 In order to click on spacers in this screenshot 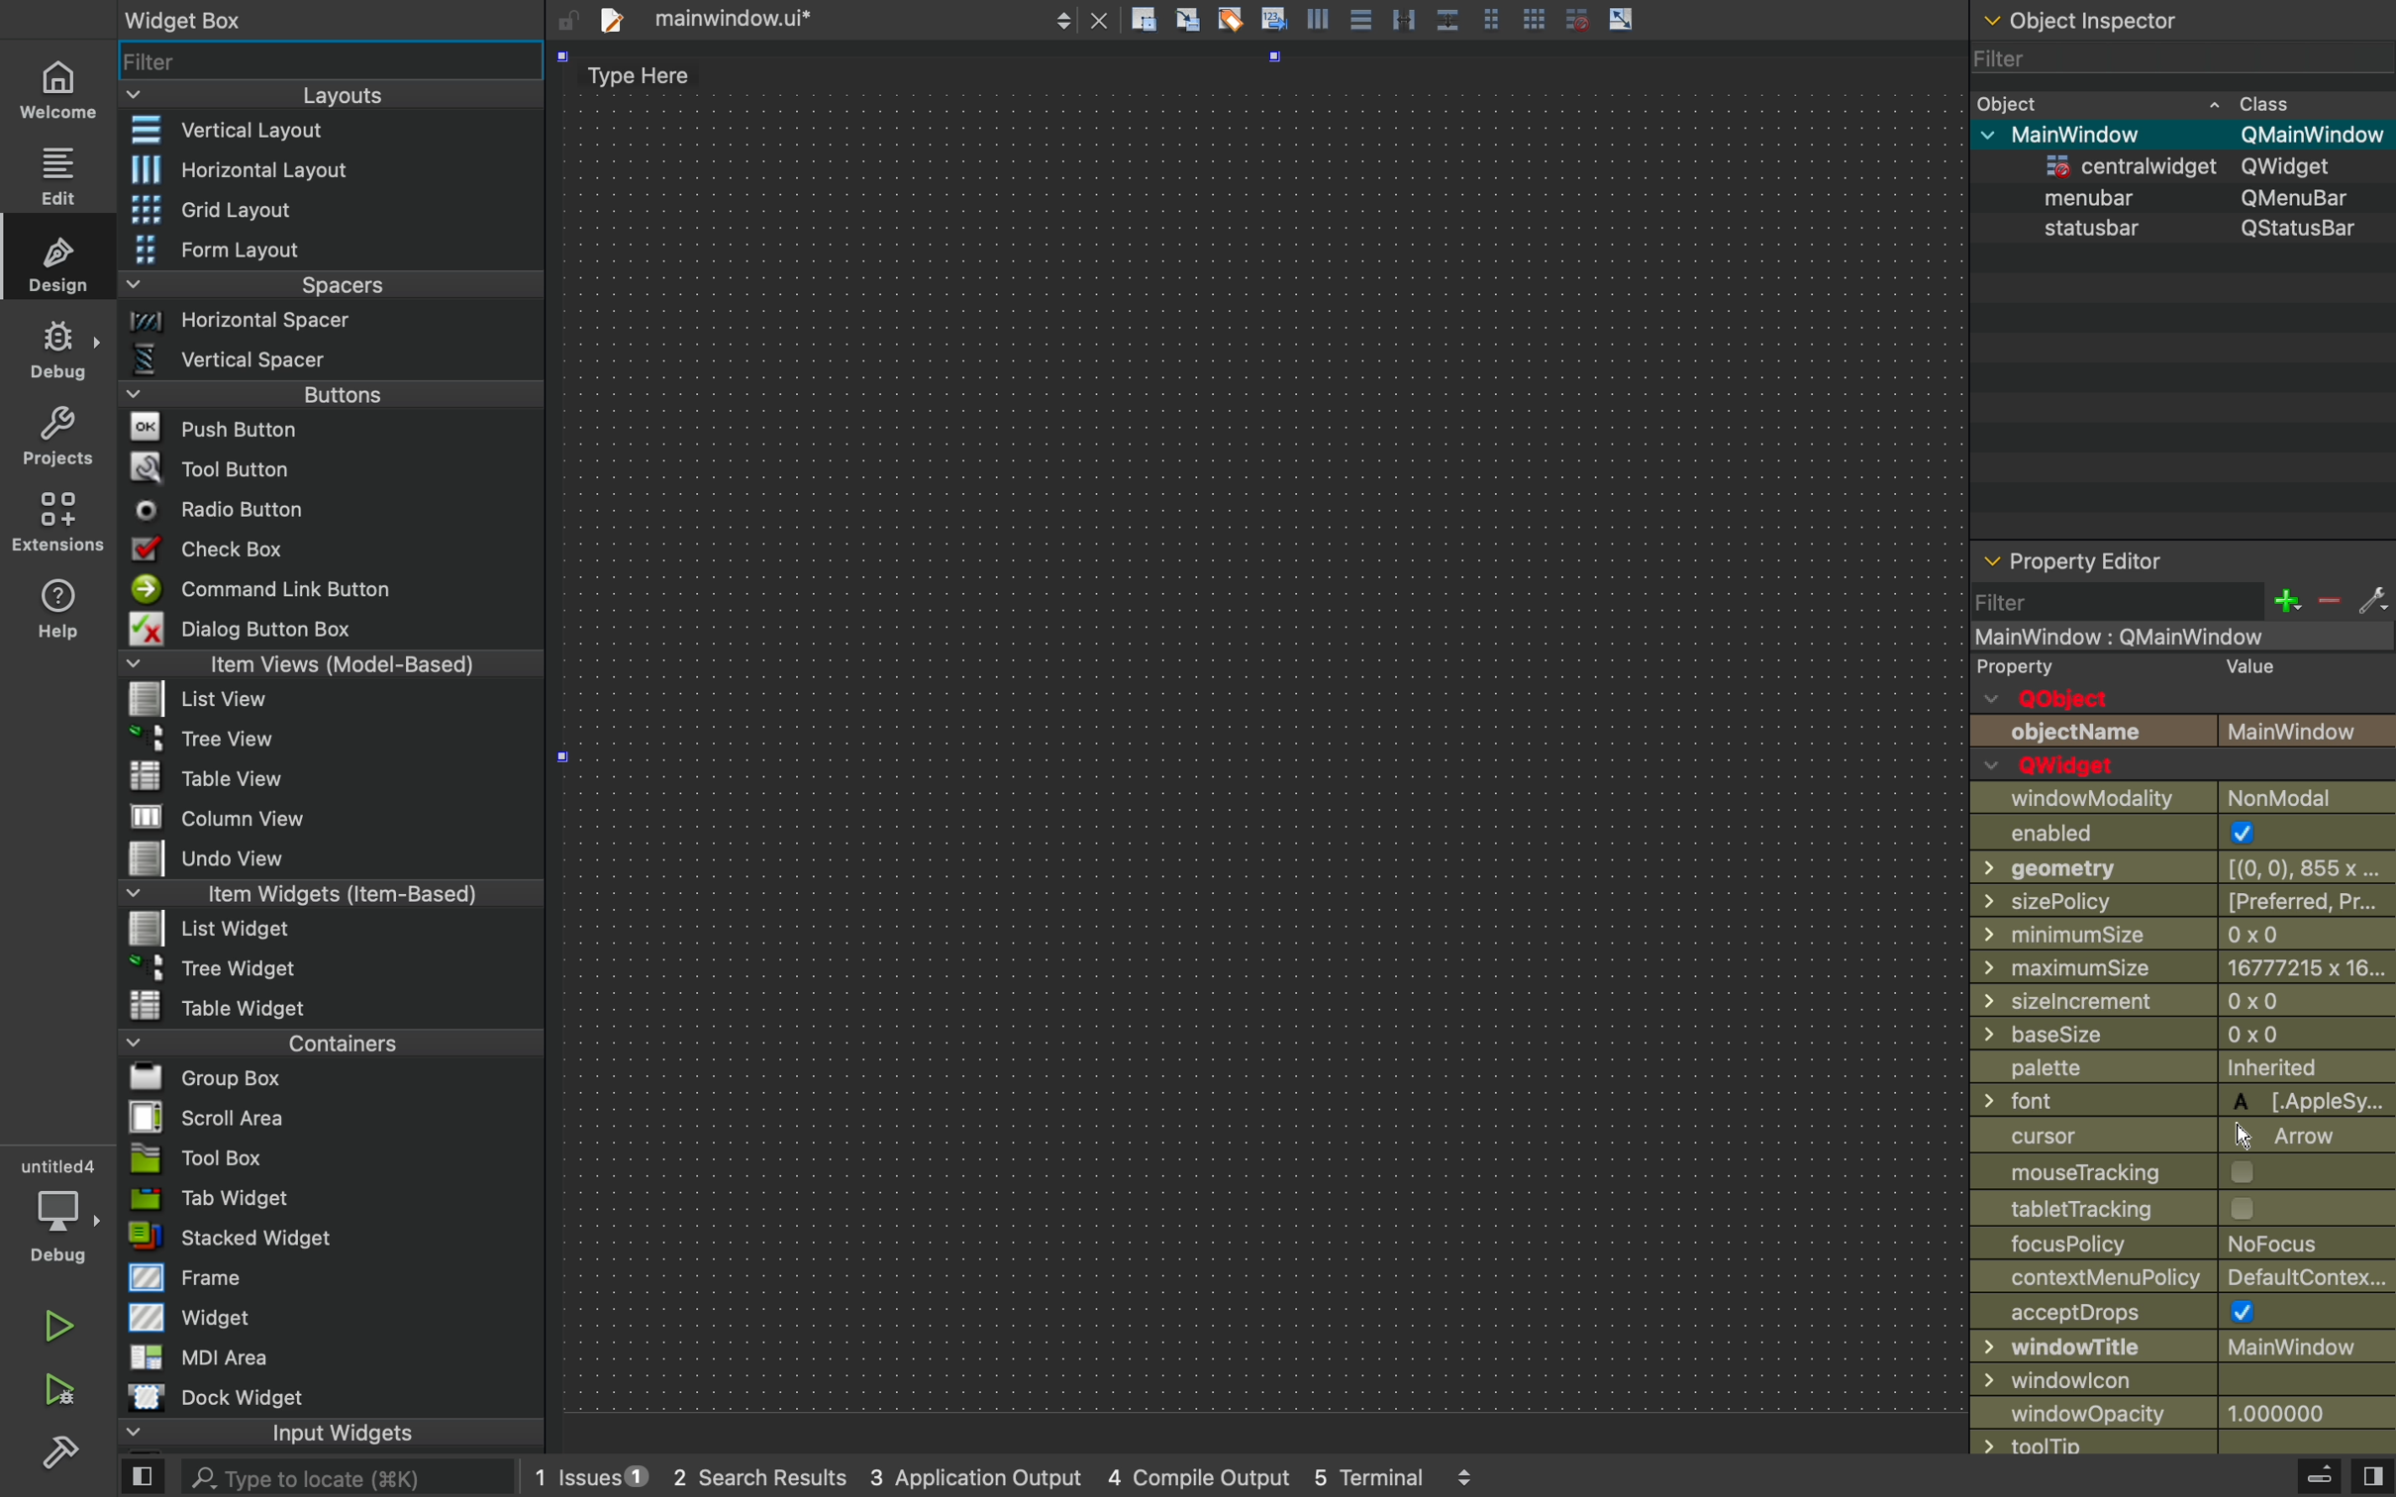, I will do `click(326, 282)`.